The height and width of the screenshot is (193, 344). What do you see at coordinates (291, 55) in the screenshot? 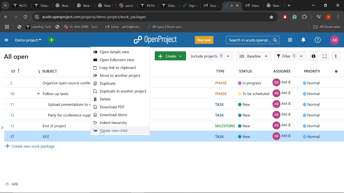
I see `Filter` at bounding box center [291, 55].